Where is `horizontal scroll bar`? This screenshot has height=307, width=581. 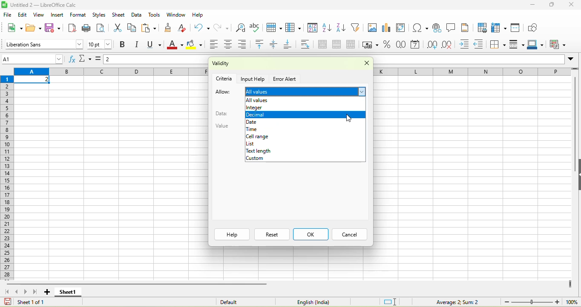 horizontal scroll bar is located at coordinates (138, 284).